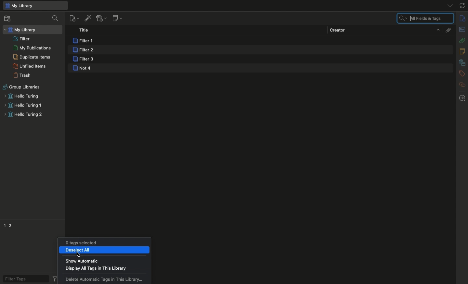  I want to click on Tag 2, so click(10, 225).